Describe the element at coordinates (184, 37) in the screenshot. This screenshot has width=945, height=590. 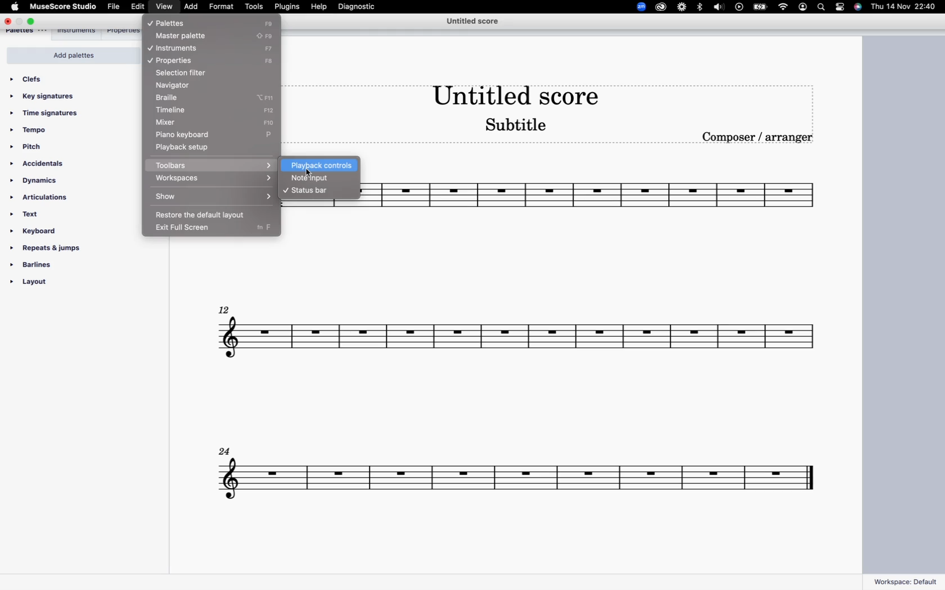
I see `master palette` at that location.